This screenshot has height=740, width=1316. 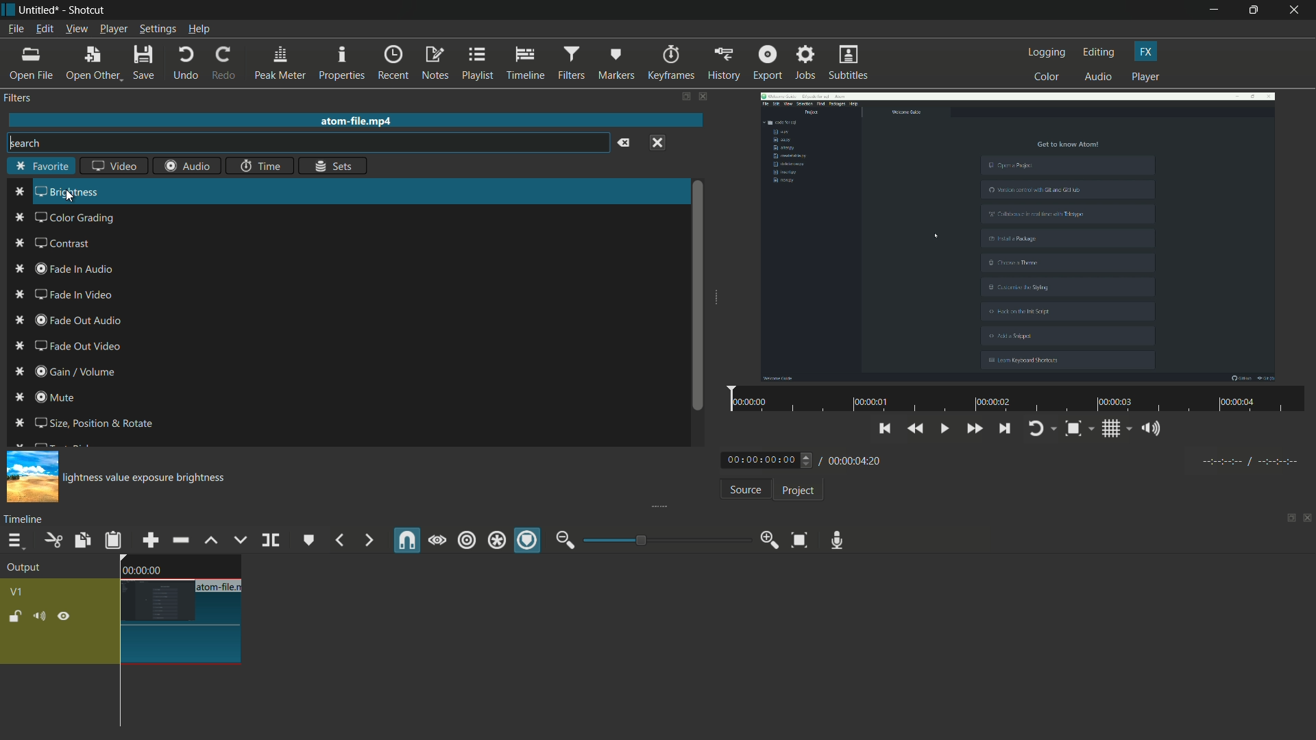 I want to click on minimize, so click(x=1214, y=10).